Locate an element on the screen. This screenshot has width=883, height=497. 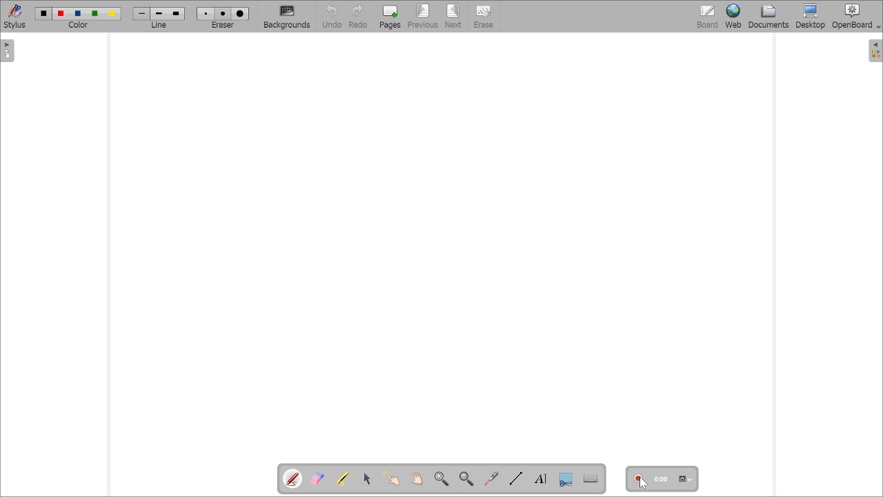
Interact with items is located at coordinates (390, 478).